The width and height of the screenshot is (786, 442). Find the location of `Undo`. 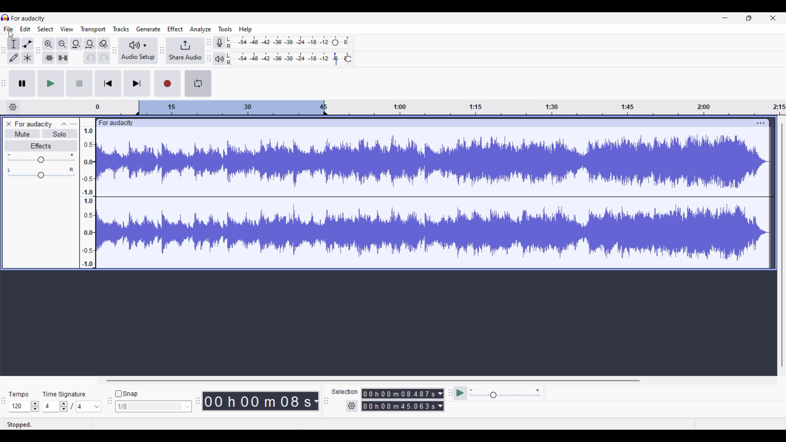

Undo is located at coordinates (90, 58).